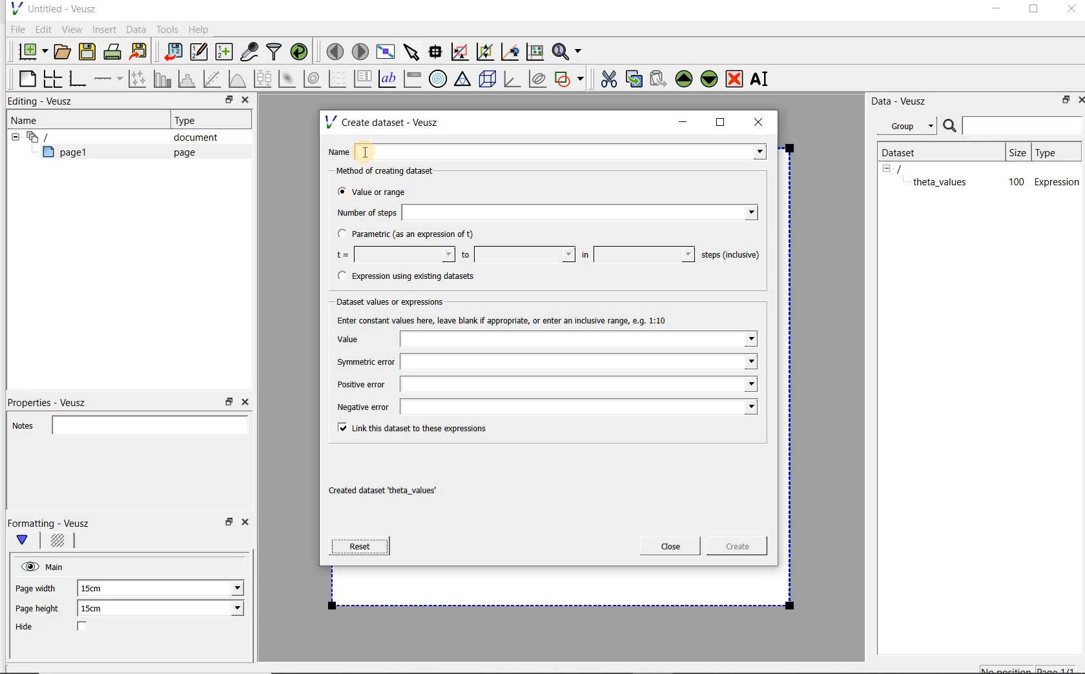 The image size is (1085, 674). What do you see at coordinates (52, 78) in the screenshot?
I see `arrange graphs in a grid` at bounding box center [52, 78].